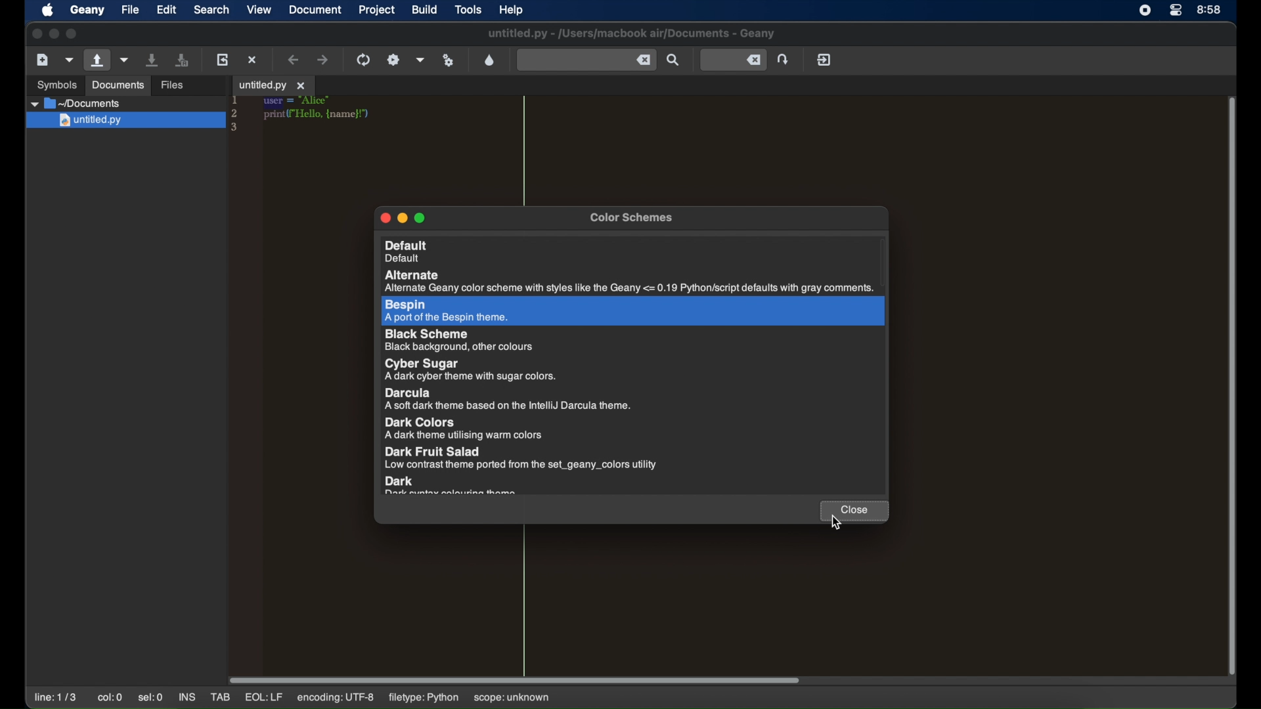 The image size is (1261, 709). I want to click on tab, so click(273, 86).